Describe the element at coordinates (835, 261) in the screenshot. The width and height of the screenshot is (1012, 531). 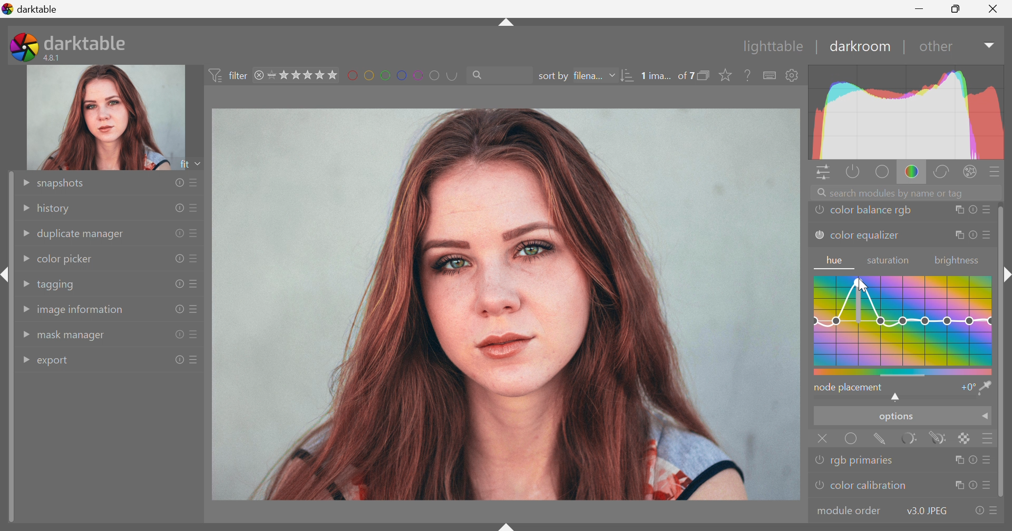
I see `hue` at that location.